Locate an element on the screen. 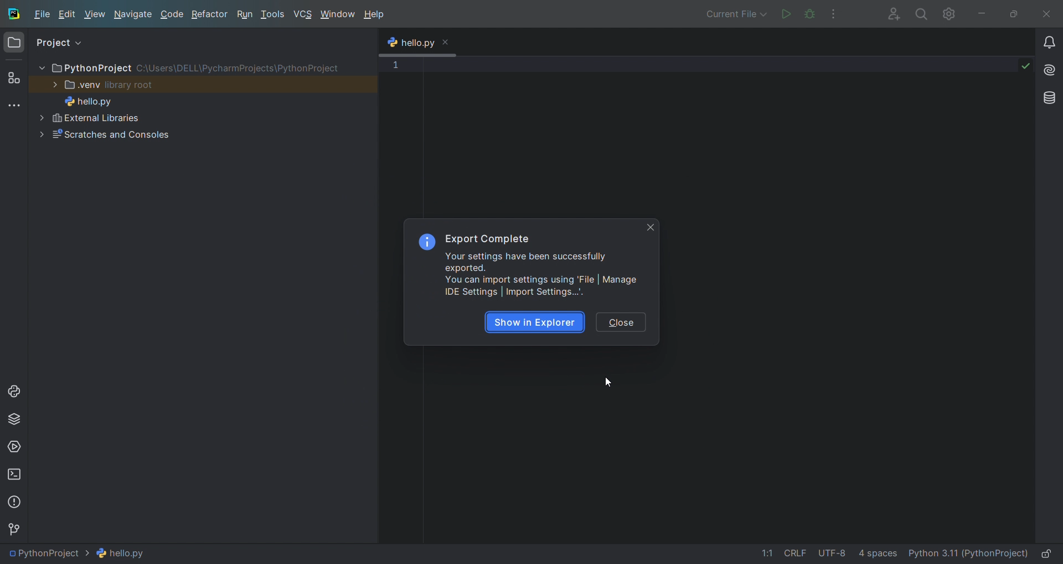 The height and width of the screenshot is (564, 1063). database is located at coordinates (1050, 98).